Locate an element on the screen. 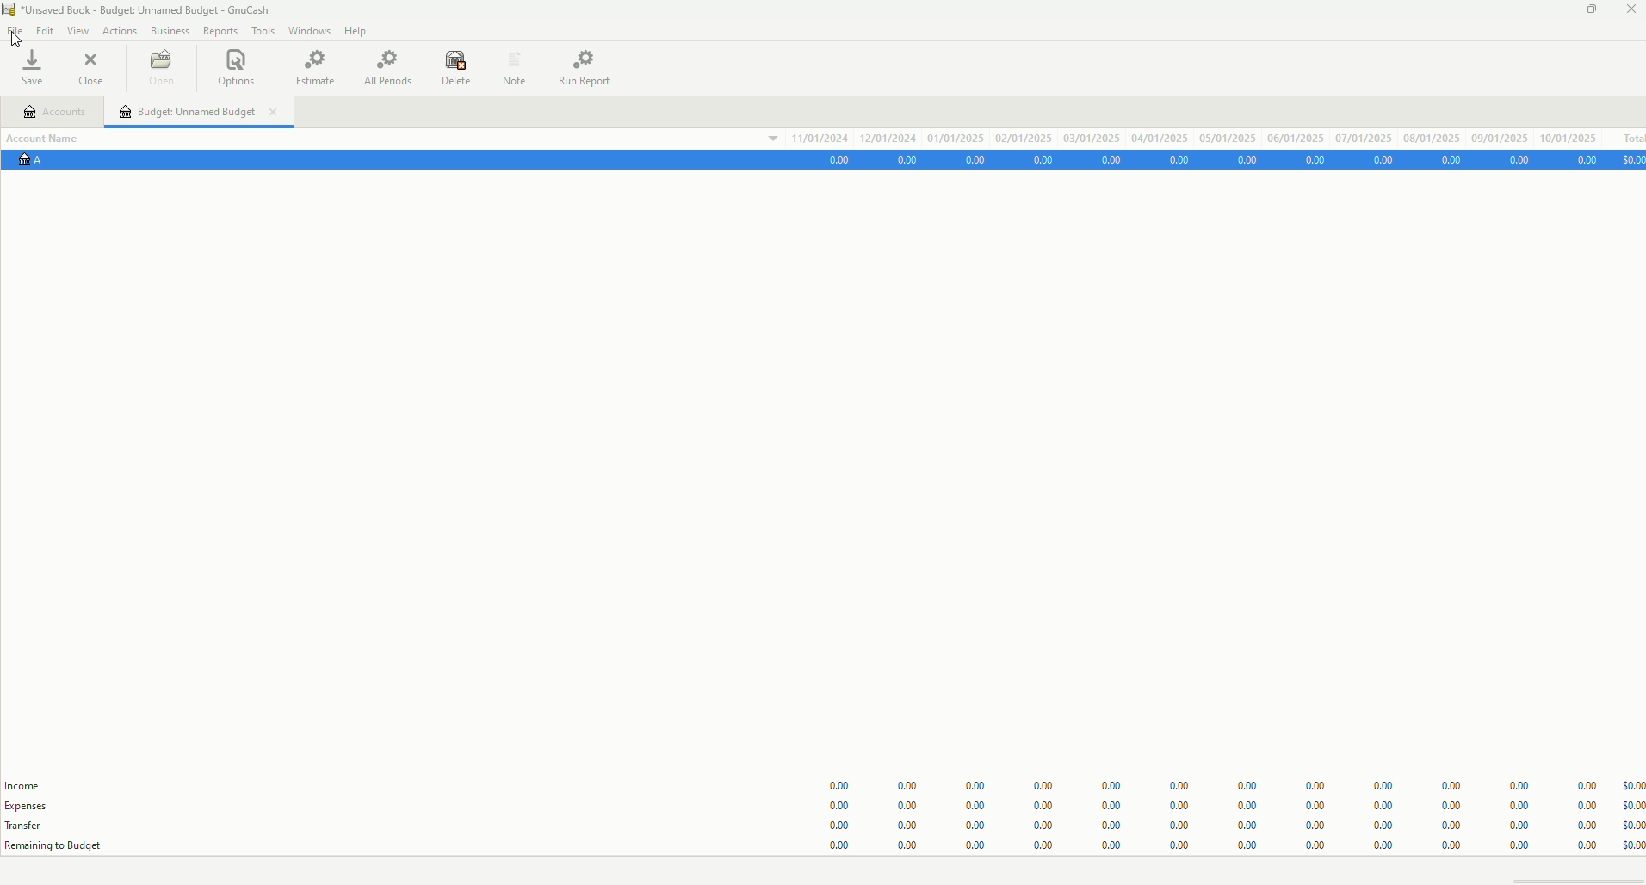  drop down menu is located at coordinates (761, 142).